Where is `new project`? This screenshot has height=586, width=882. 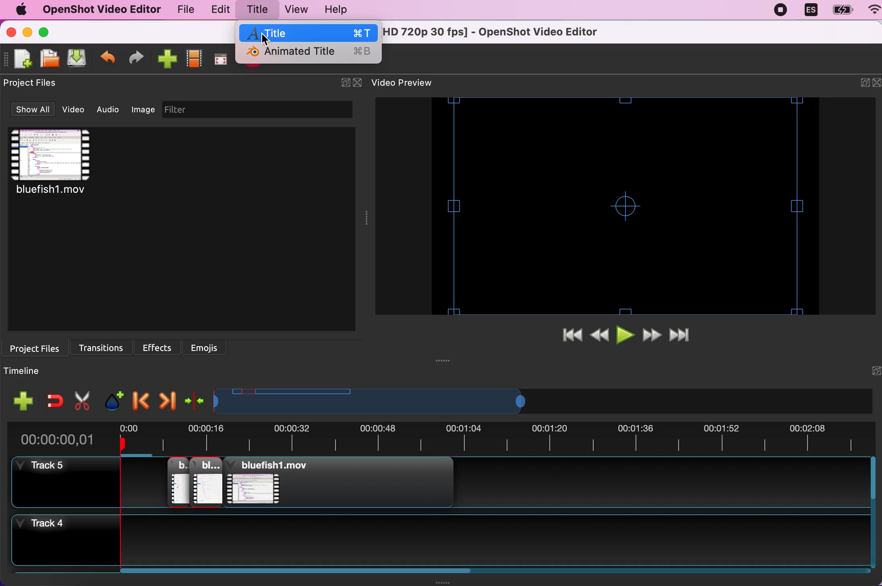 new project is located at coordinates (21, 59).